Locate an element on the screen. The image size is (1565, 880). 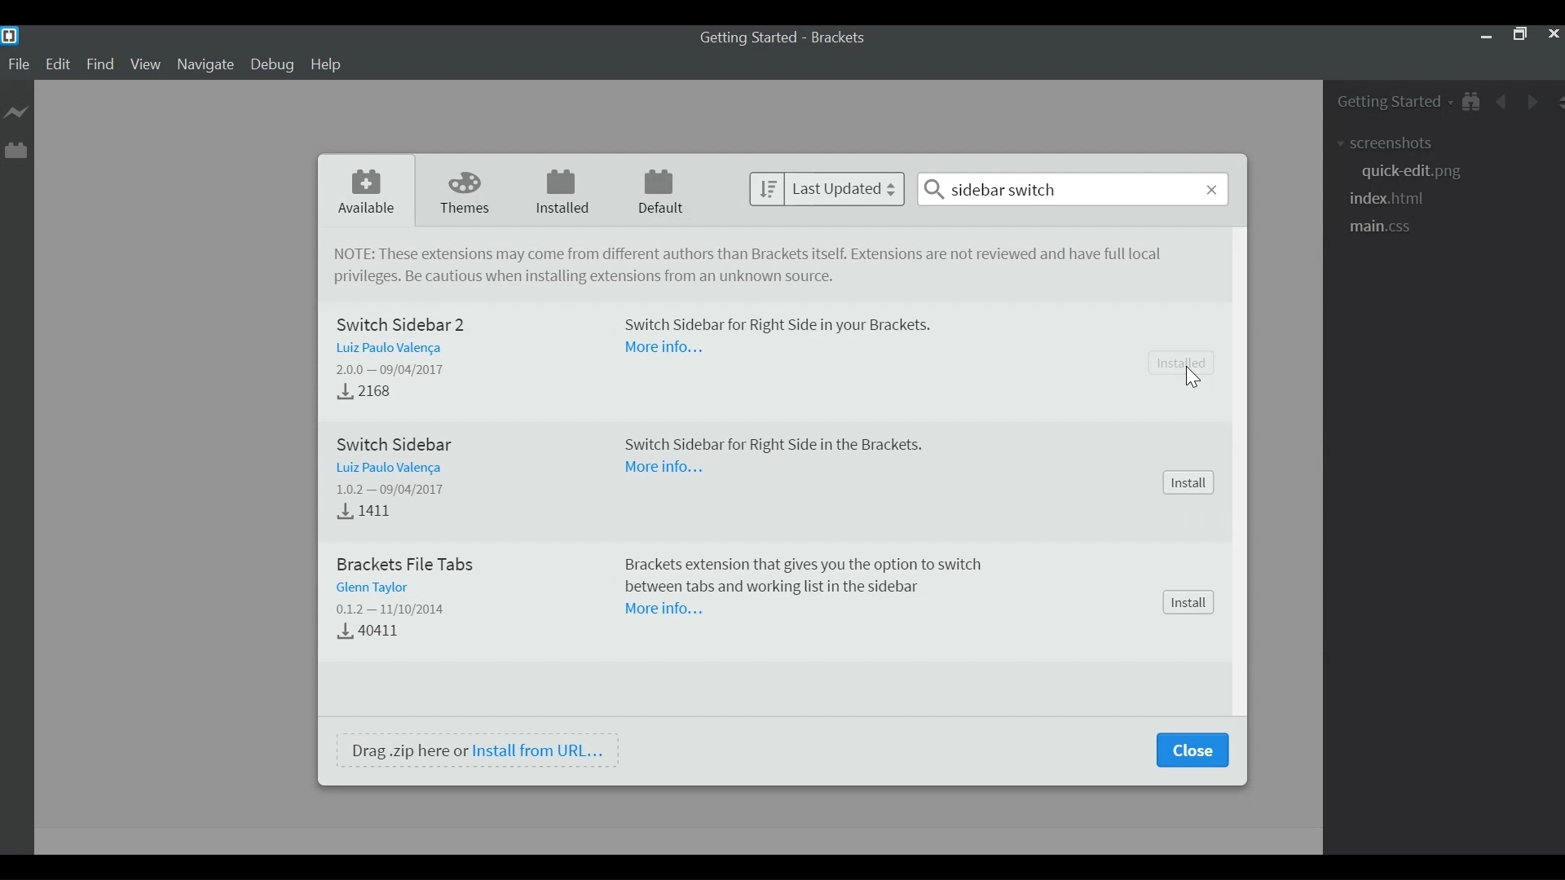
Version - Released Date is located at coordinates (399, 369).